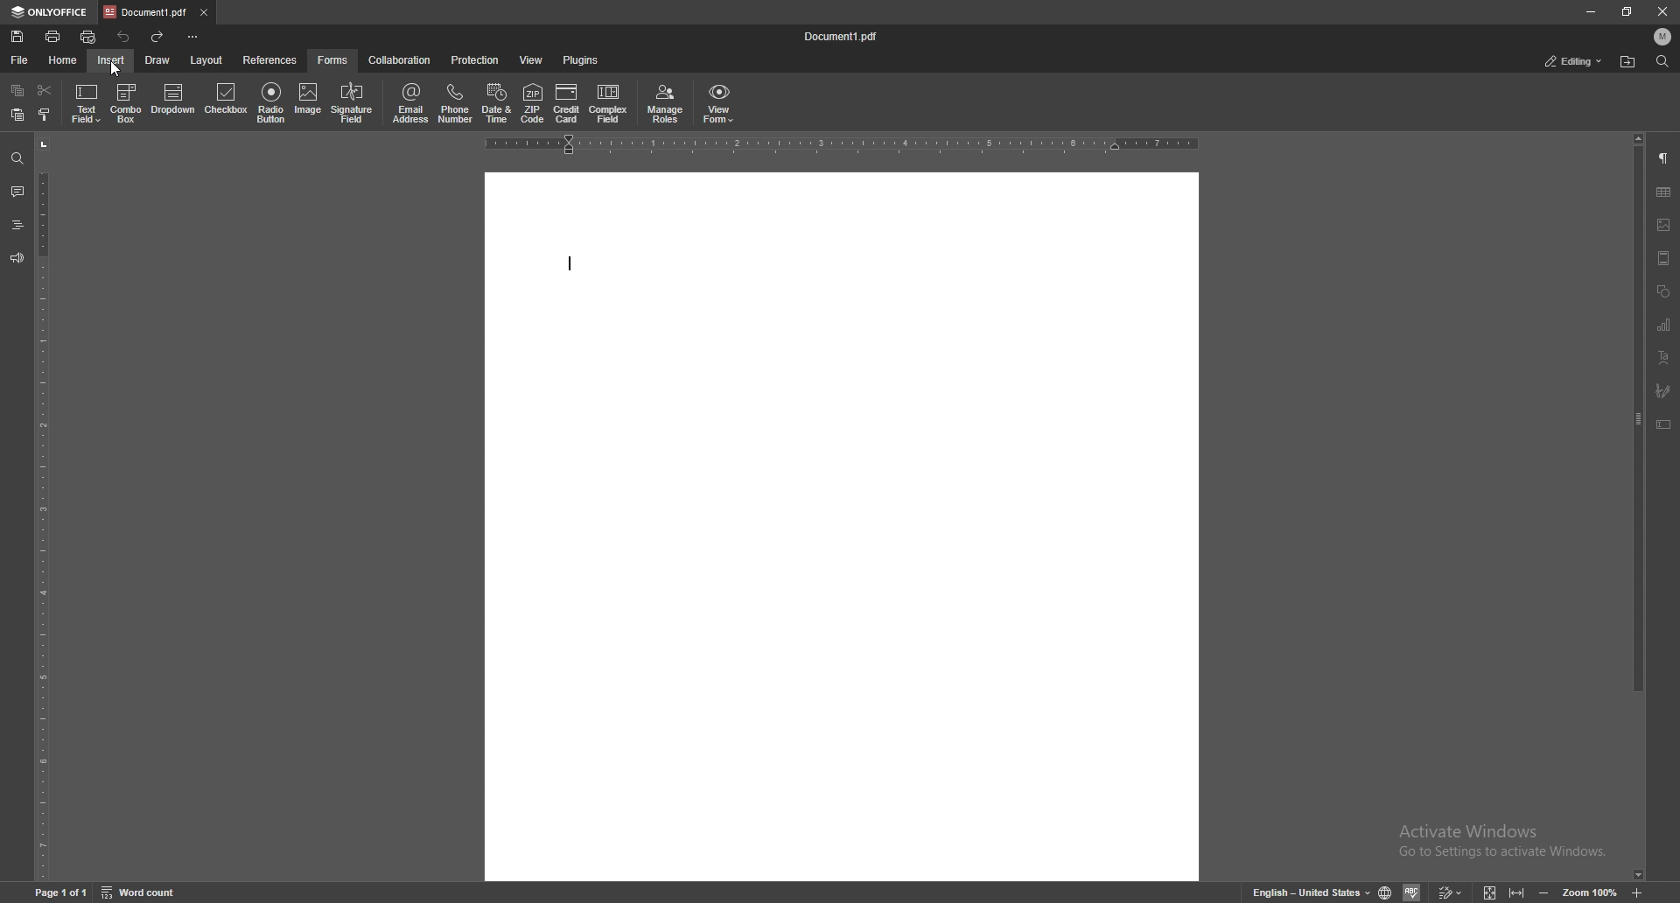  I want to click on text cursor, so click(577, 266).